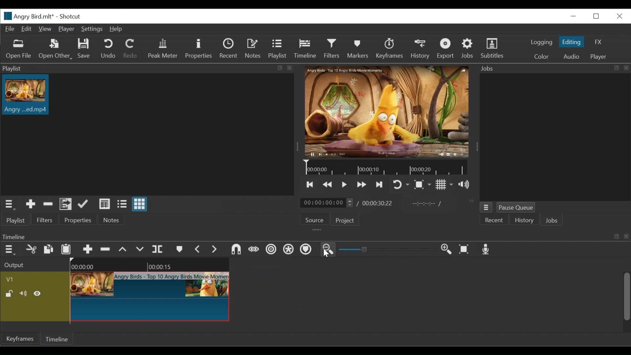 The image size is (631, 355). Describe the element at coordinates (344, 185) in the screenshot. I see `Toggle play or pause (space)` at that location.